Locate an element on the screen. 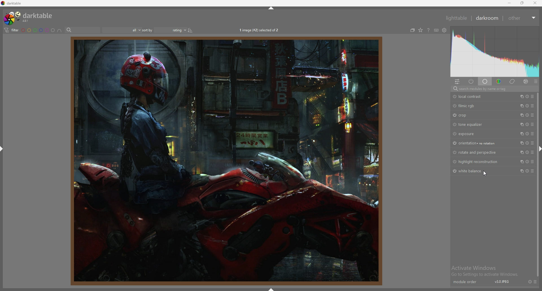 The image size is (542, 291). multiple instances action is located at coordinates (521, 105).